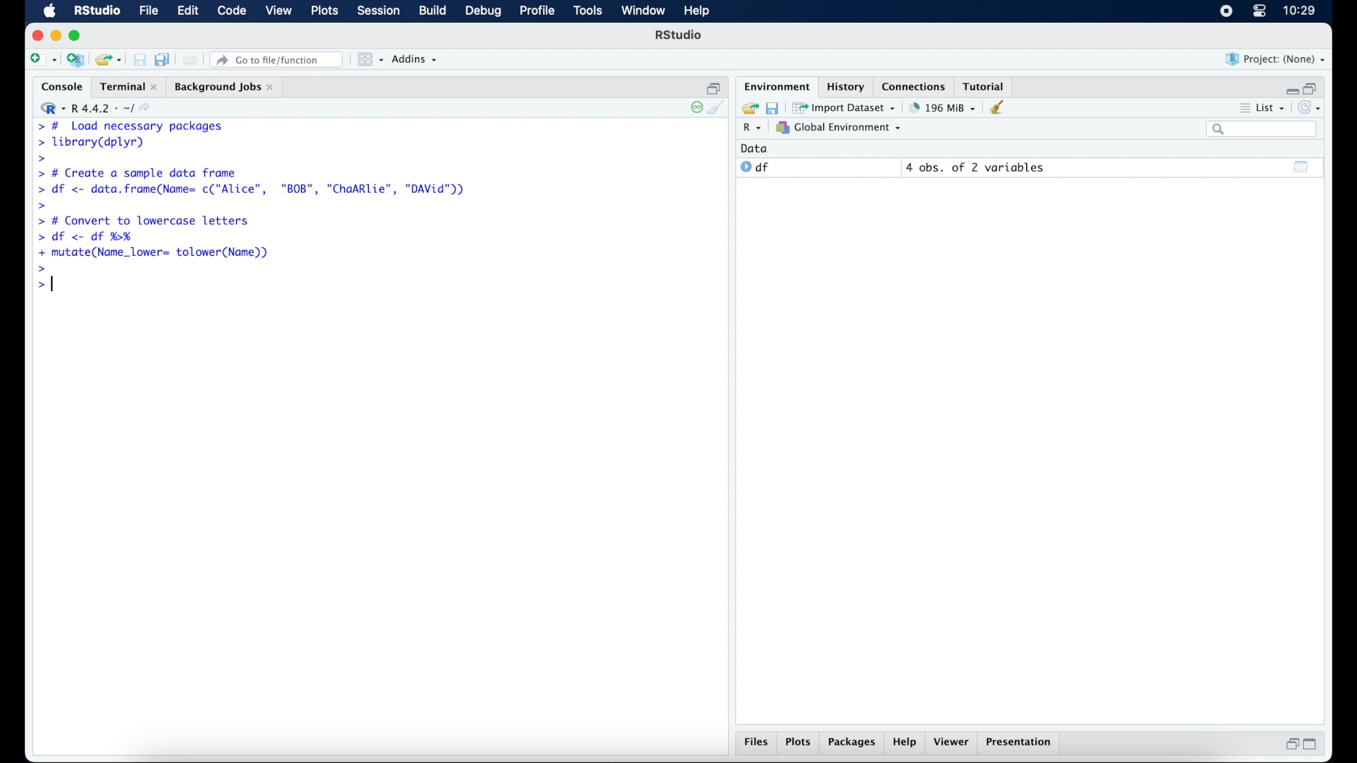  What do you see at coordinates (97, 11) in the screenshot?
I see `R Studio` at bounding box center [97, 11].